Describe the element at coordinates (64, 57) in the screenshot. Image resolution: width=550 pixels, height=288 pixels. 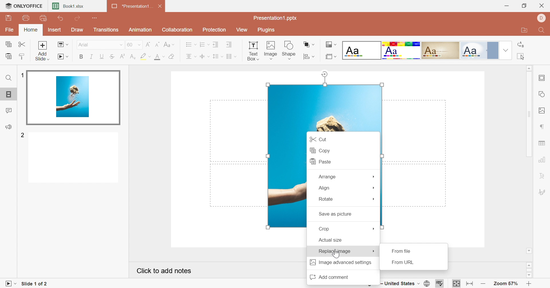
I see `Start slideshow` at that location.